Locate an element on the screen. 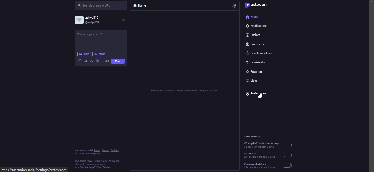 This screenshot has height=172, width=374. trending is located at coordinates (253, 136).